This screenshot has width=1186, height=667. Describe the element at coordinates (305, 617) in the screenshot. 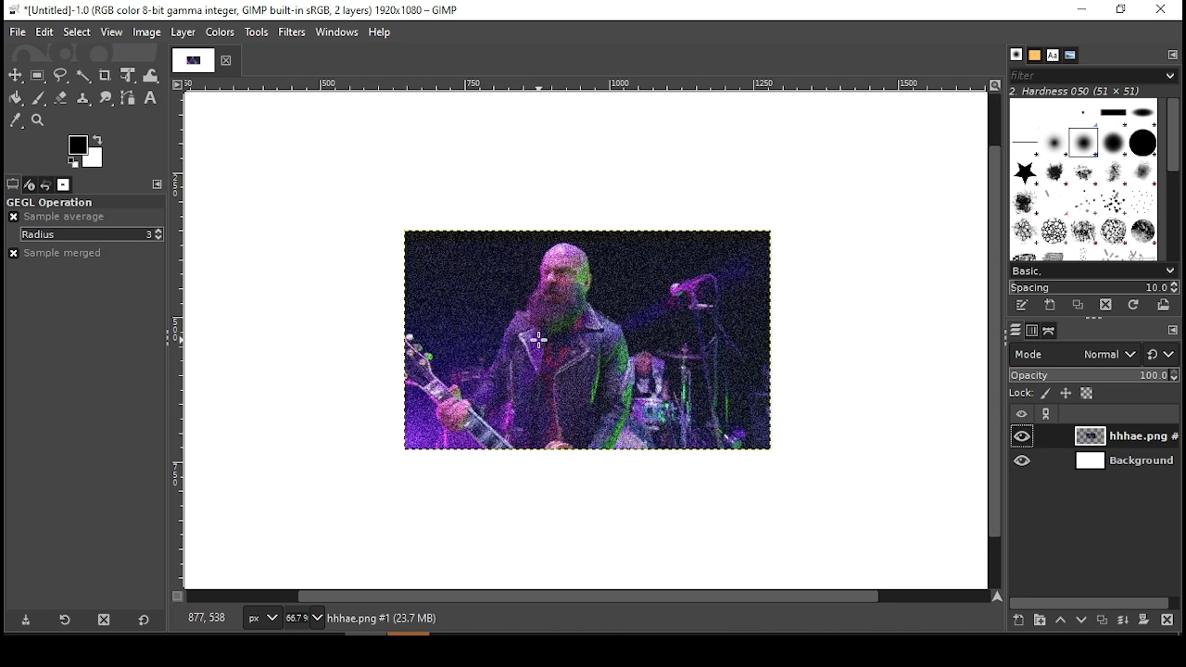

I see `zoom status` at that location.